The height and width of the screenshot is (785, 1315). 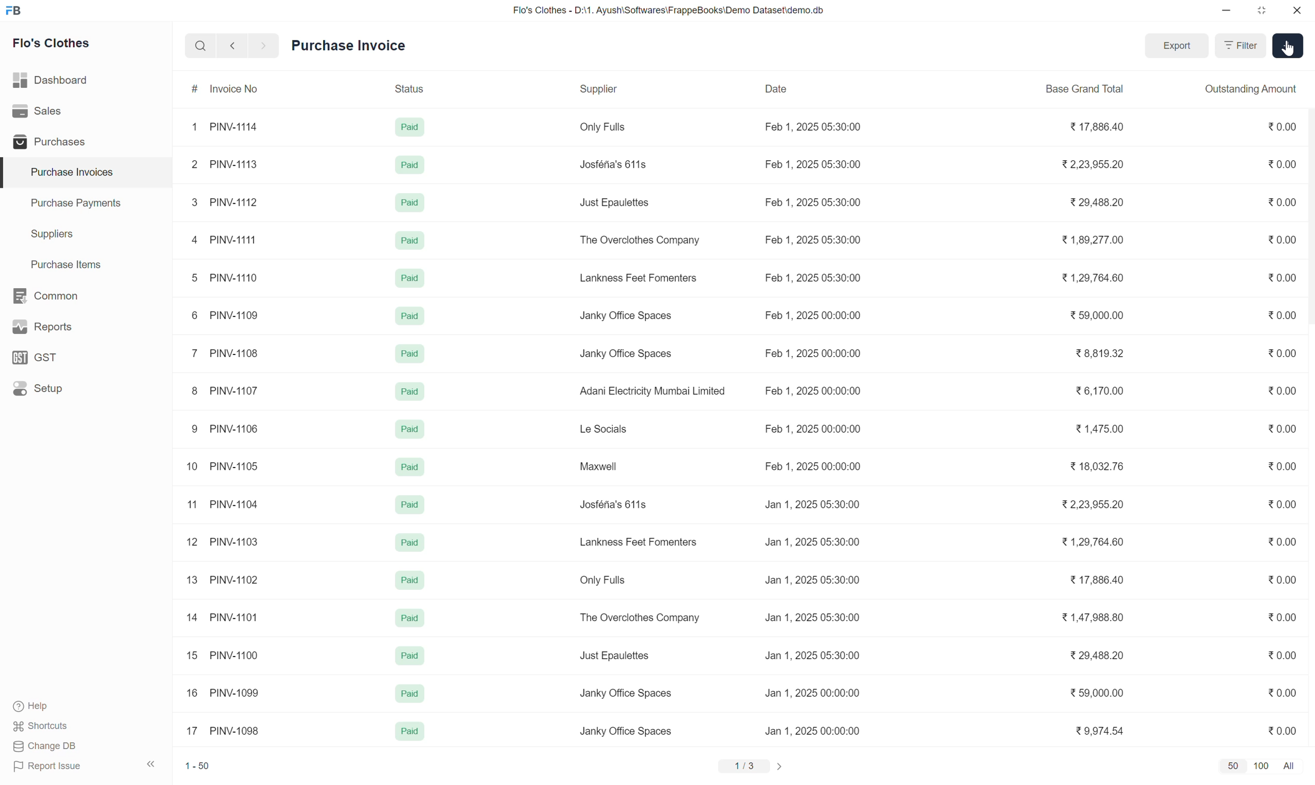 I want to click on 1/3, so click(x=744, y=765).